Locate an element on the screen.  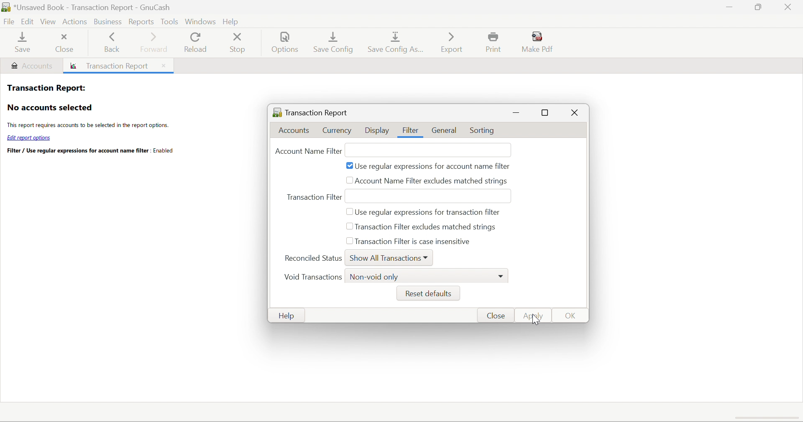
Transaction Report: is located at coordinates (46, 87).